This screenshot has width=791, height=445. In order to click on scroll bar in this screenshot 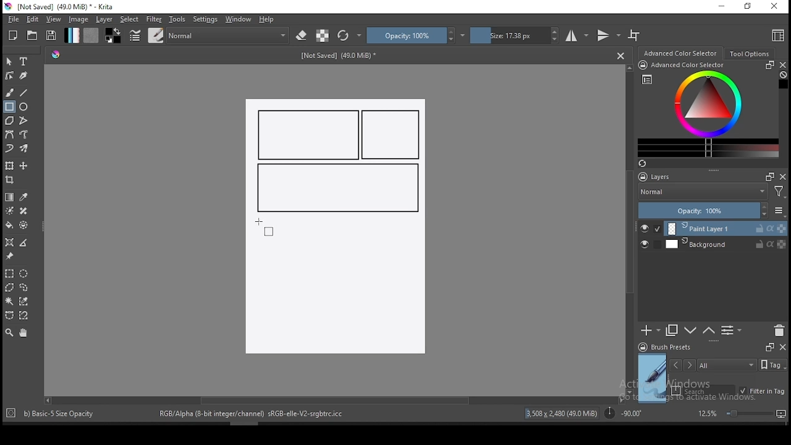, I will do `click(630, 229)`.